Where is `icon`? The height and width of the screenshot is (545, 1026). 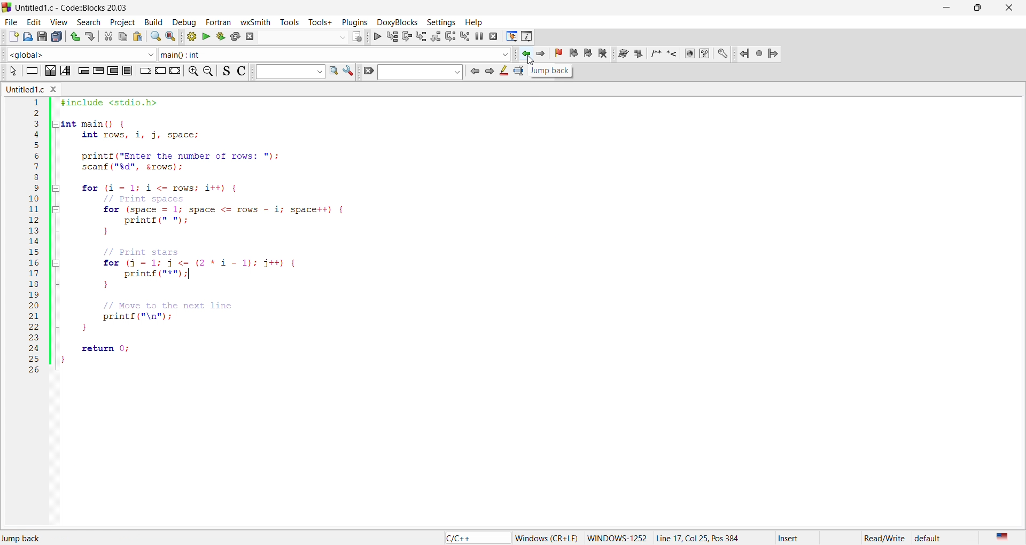
icon is located at coordinates (175, 71).